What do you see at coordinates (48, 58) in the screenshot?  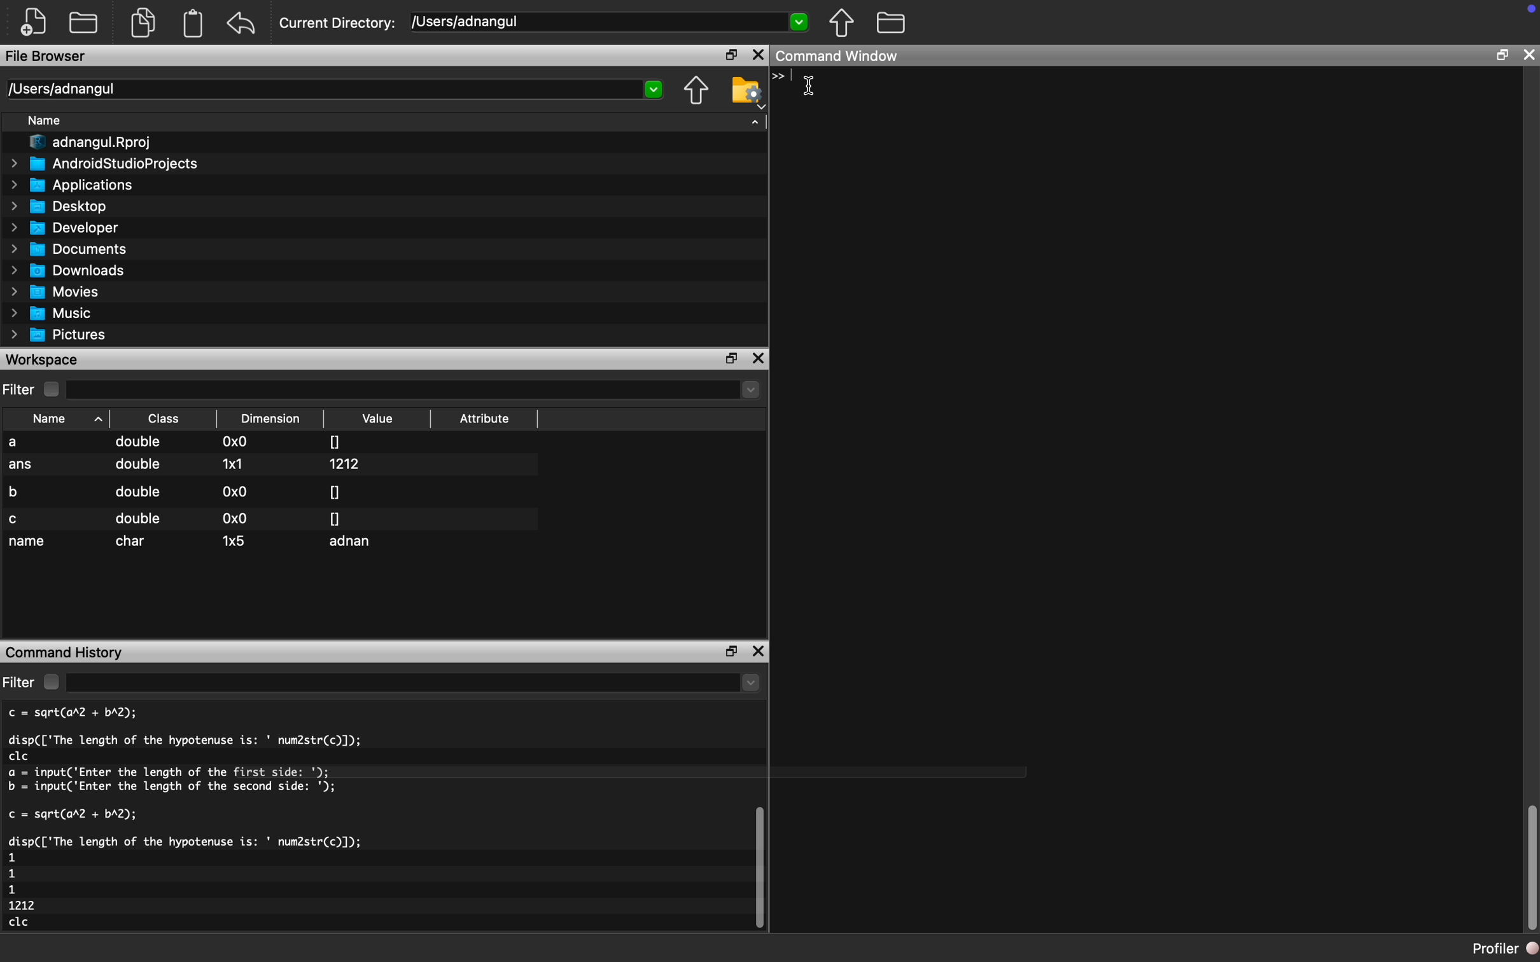 I see `File Browser` at bounding box center [48, 58].